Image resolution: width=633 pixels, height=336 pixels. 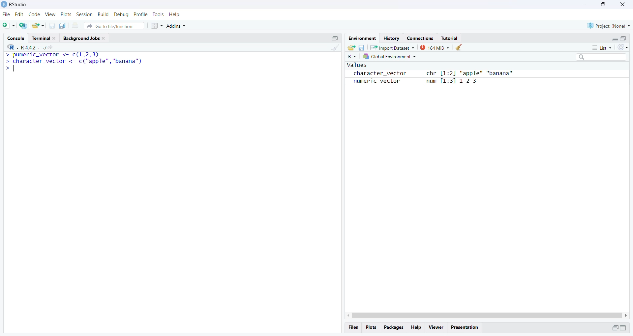 I want to click on edit, so click(x=19, y=15).